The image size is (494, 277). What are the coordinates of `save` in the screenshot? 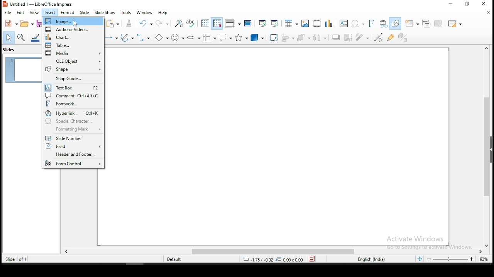 It's located at (314, 259).